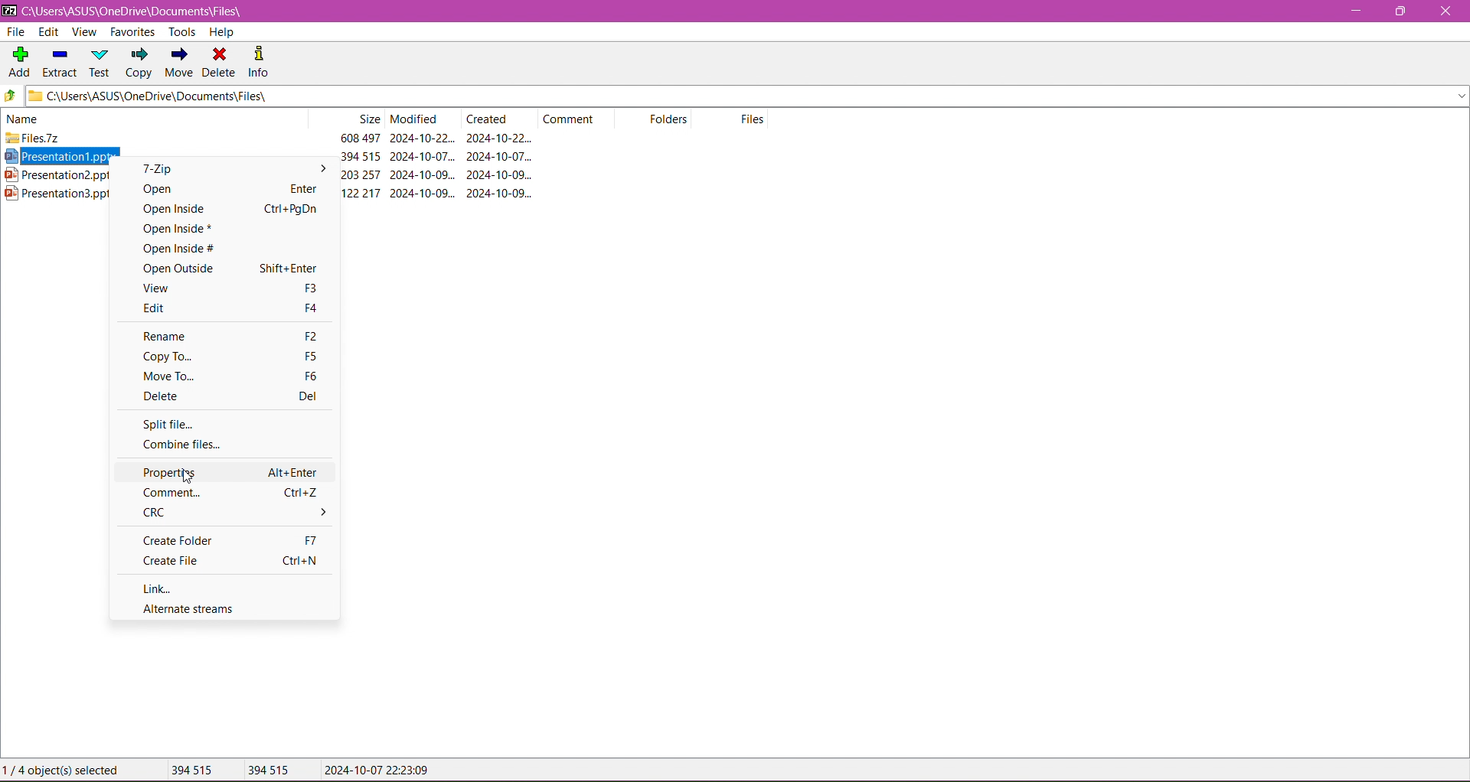  What do you see at coordinates (230, 288) in the screenshot?
I see `View` at bounding box center [230, 288].